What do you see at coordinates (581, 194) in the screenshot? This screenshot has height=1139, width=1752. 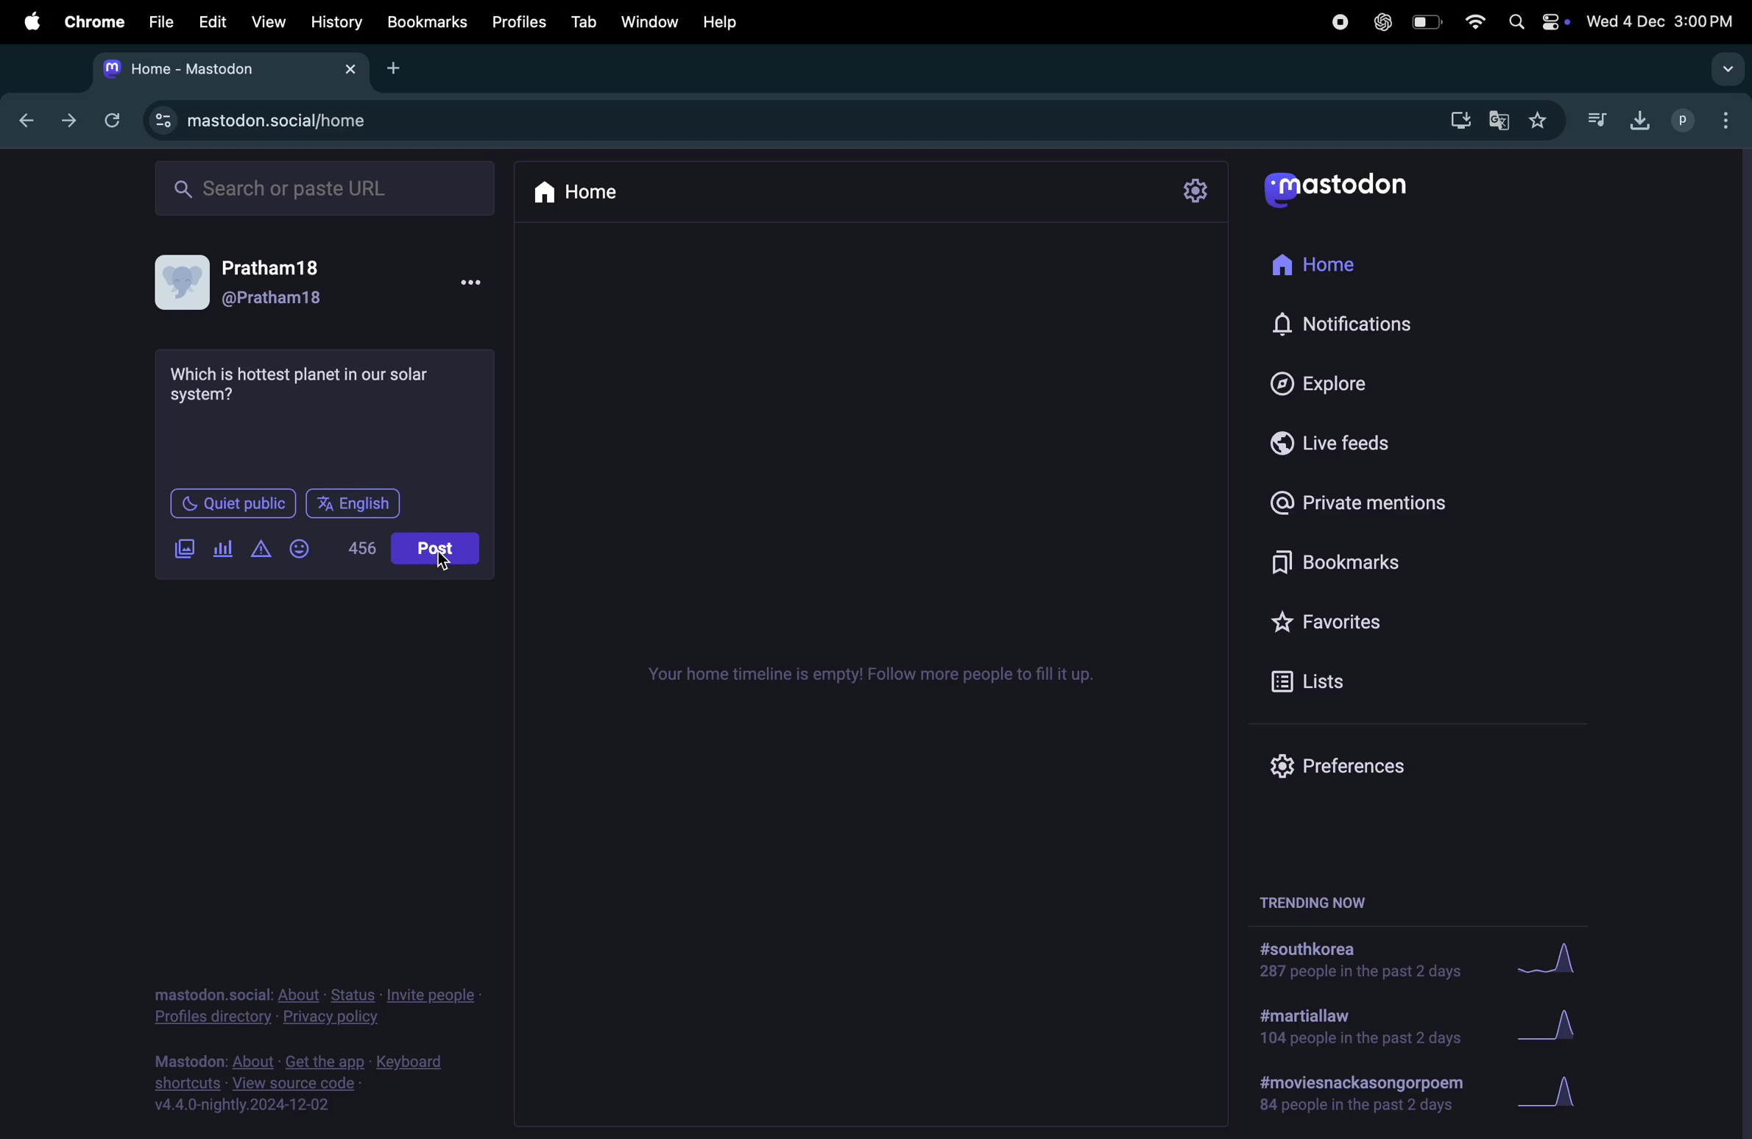 I see `home` at bounding box center [581, 194].